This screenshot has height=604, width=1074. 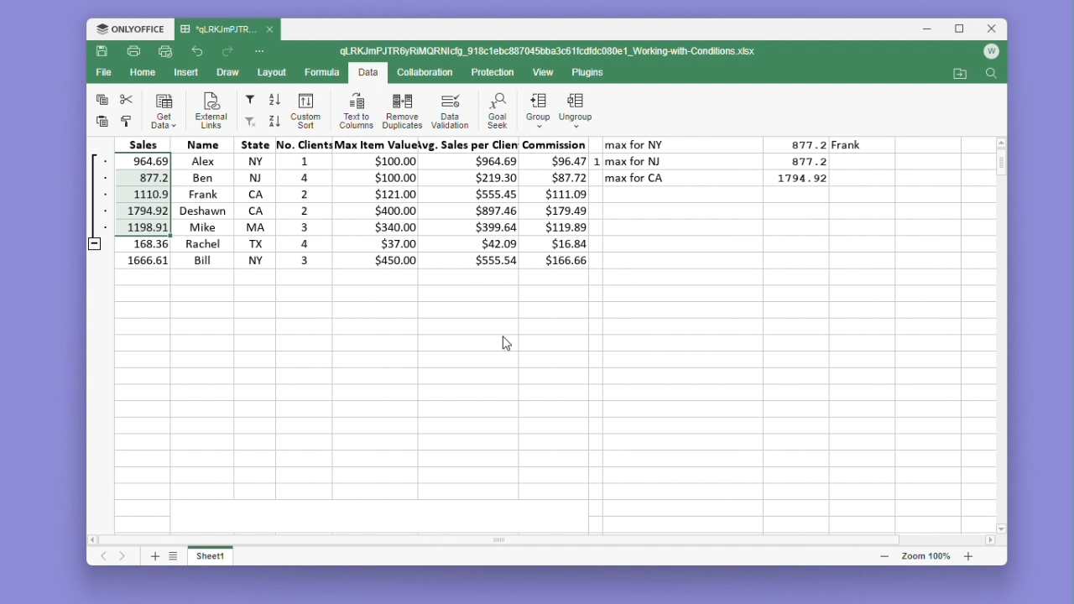 I want to click on cut, so click(x=127, y=99).